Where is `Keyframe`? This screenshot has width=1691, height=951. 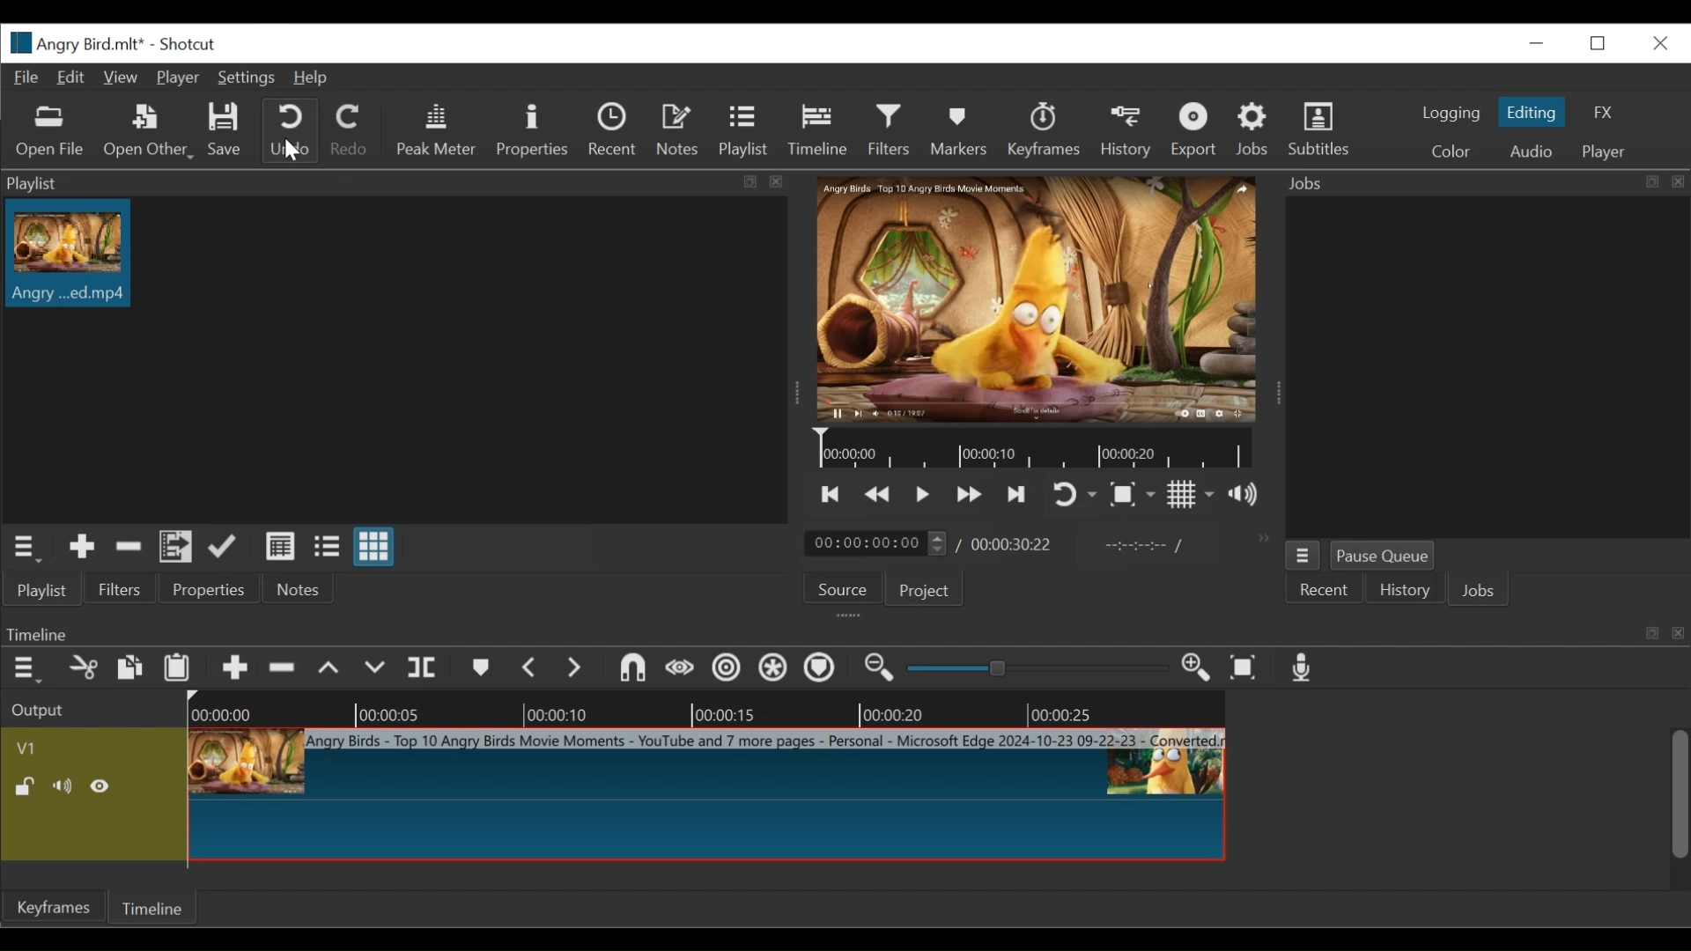 Keyframe is located at coordinates (52, 910).